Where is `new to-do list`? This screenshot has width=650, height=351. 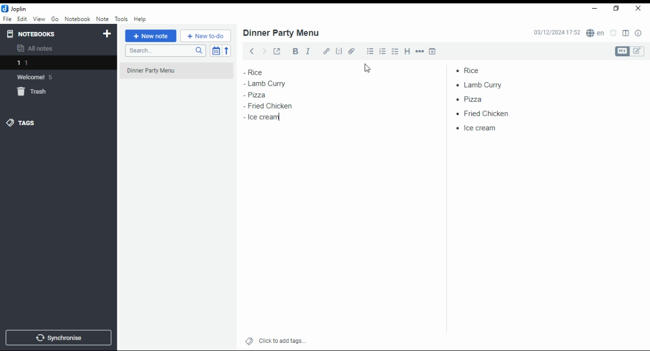
new to-do list is located at coordinates (206, 36).